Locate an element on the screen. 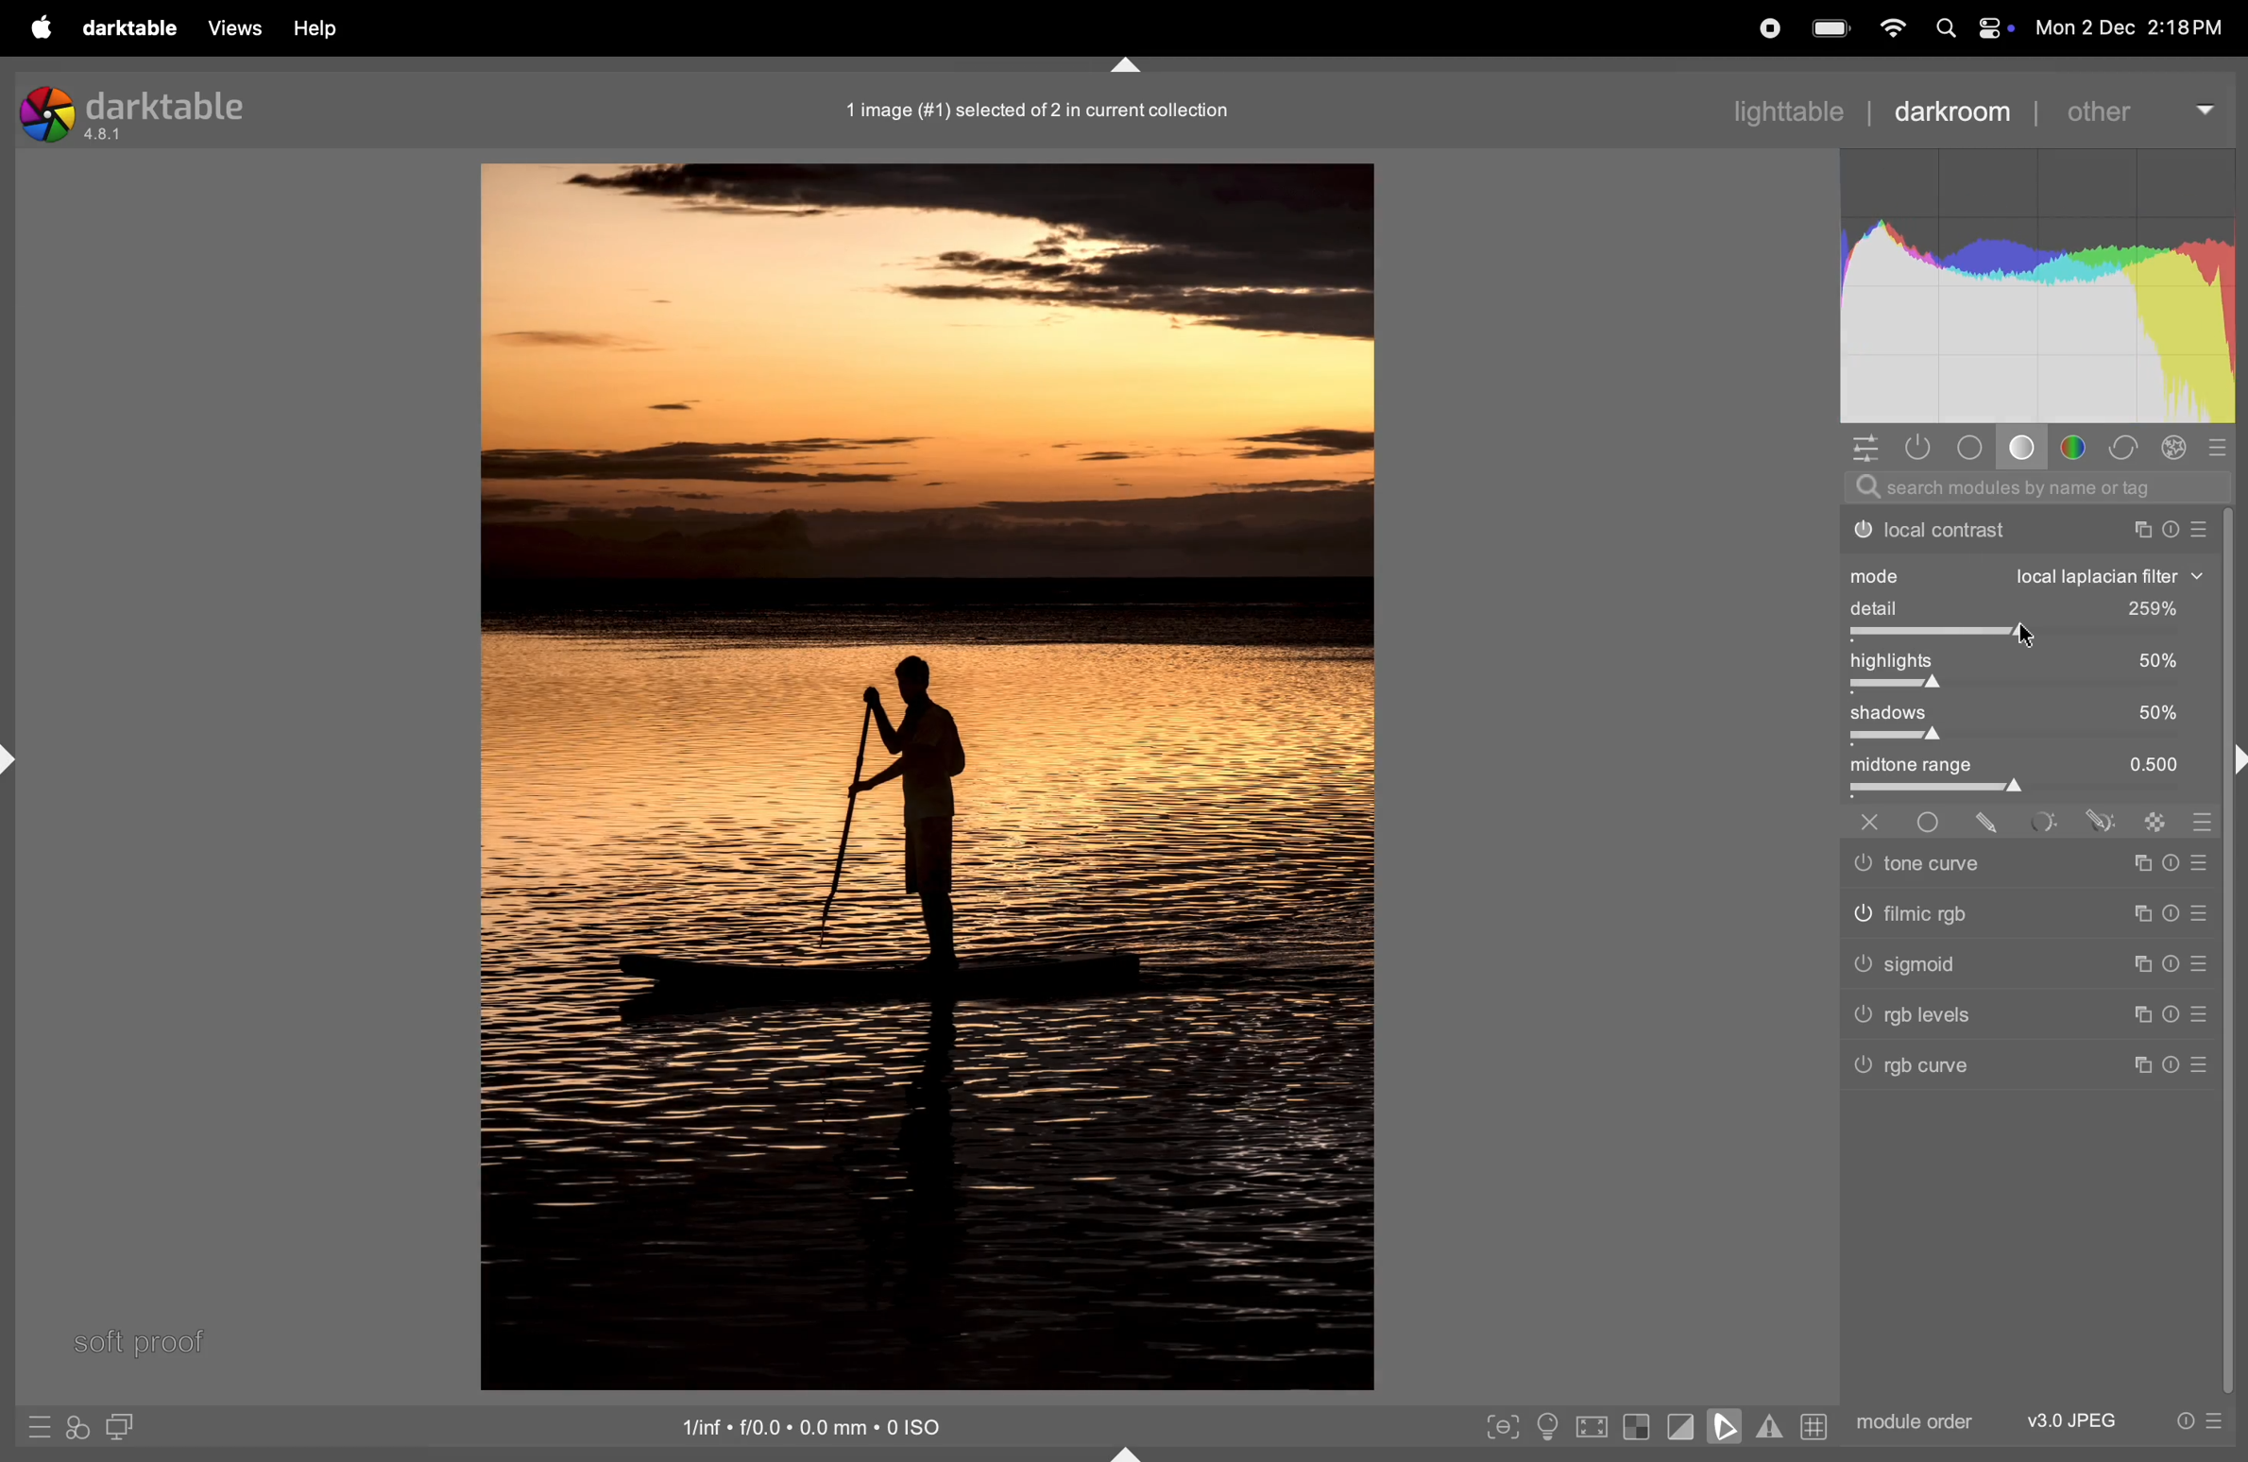 This screenshot has width=2248, height=1462. cursor is located at coordinates (2031, 635).